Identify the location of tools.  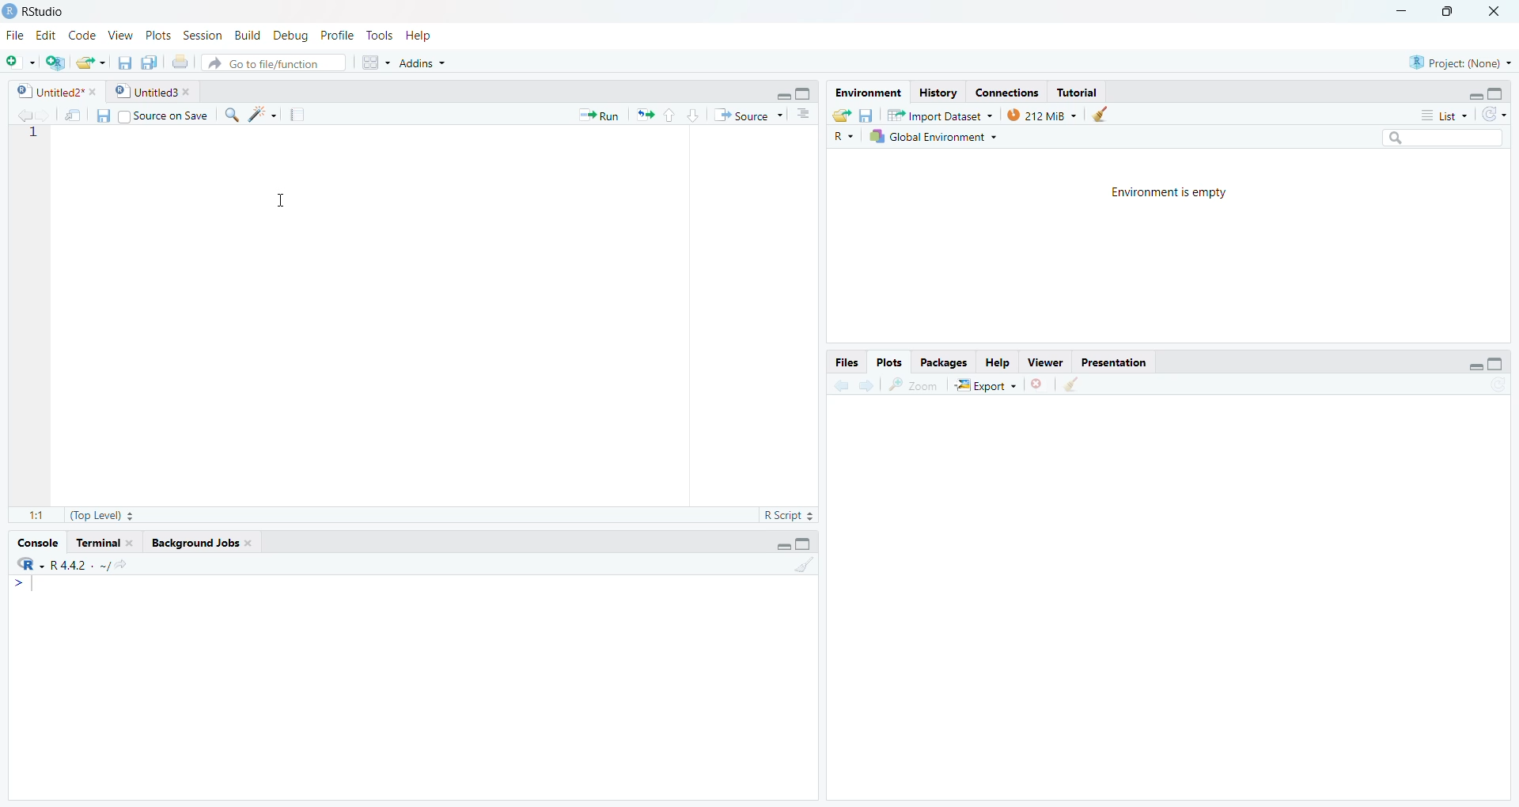
(379, 36).